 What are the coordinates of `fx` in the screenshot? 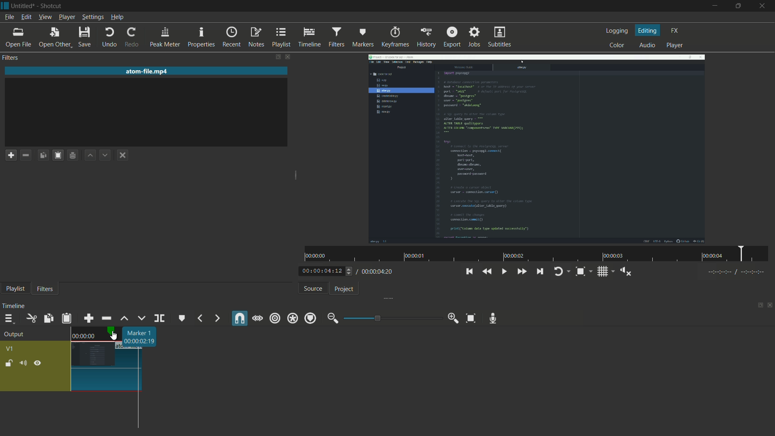 It's located at (674, 31).